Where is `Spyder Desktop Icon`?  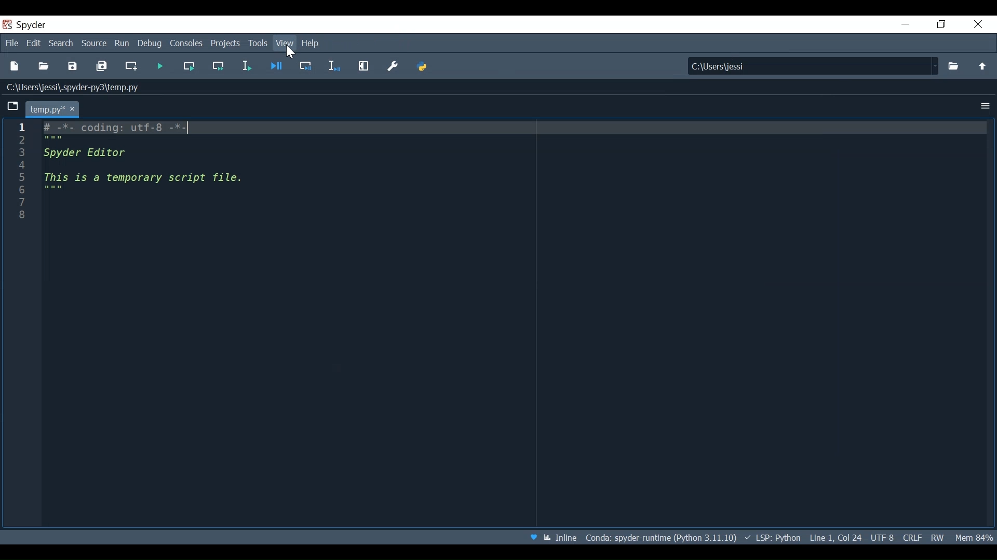 Spyder Desktop Icon is located at coordinates (7, 24).